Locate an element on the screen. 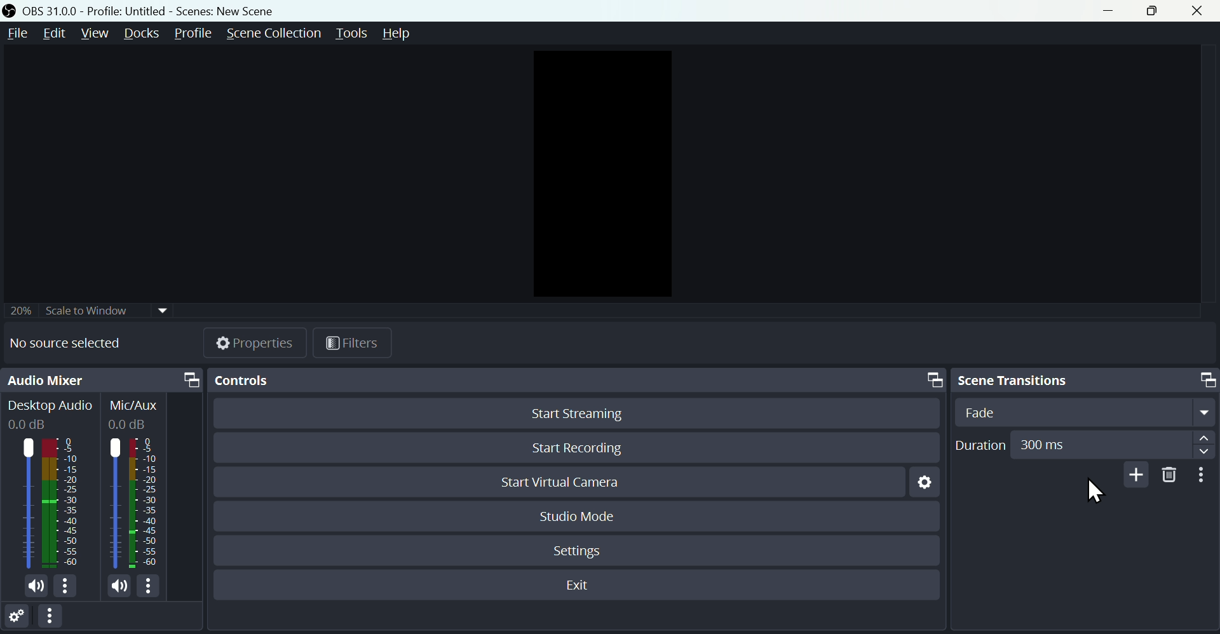 The width and height of the screenshot is (1220, 634).  is located at coordinates (354, 343).